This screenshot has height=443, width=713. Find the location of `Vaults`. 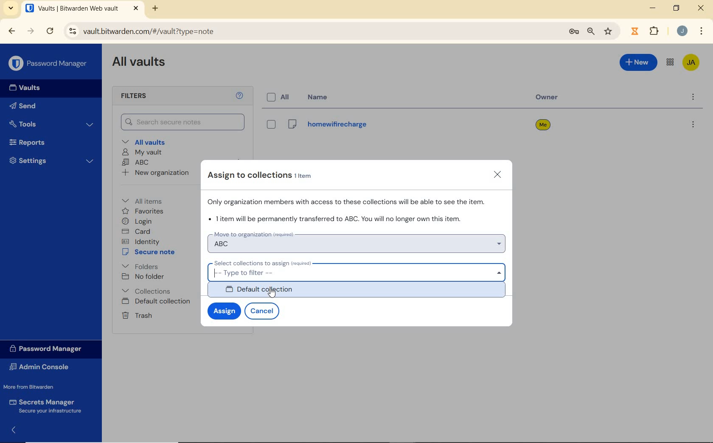

Vaults is located at coordinates (22, 88).